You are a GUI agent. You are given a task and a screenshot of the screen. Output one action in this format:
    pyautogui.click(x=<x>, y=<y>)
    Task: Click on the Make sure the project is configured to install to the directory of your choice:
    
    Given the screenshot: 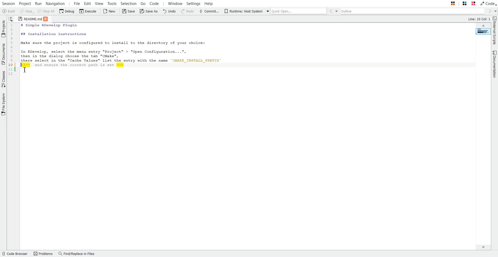 What is the action you would take?
    pyautogui.click(x=119, y=43)
    